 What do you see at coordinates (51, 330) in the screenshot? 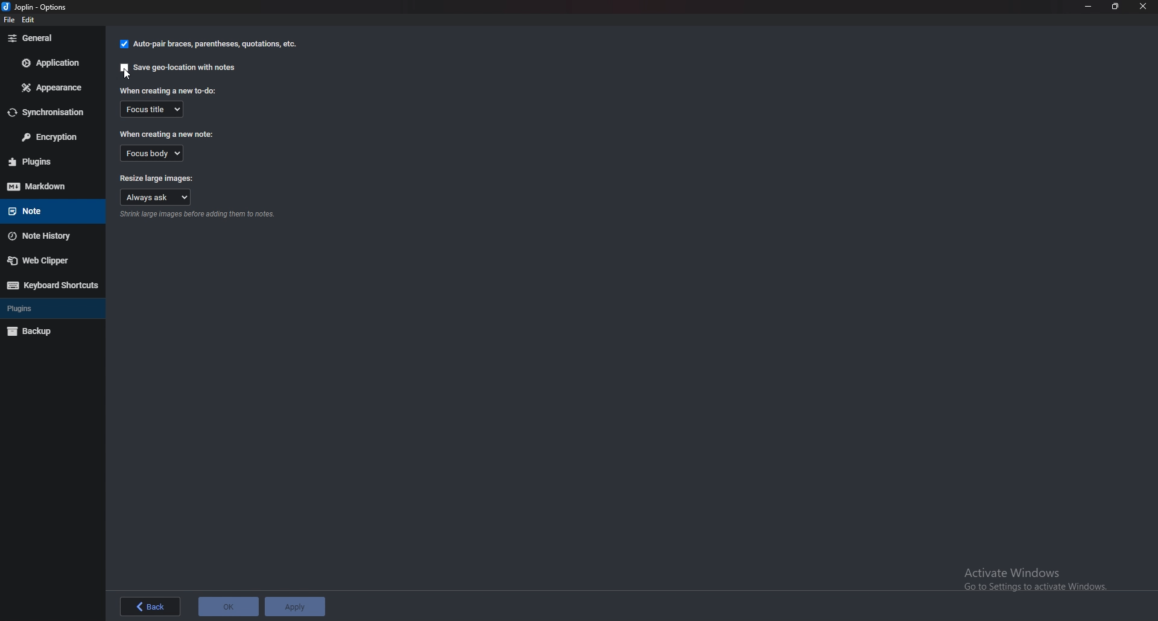
I see `Backup` at bounding box center [51, 330].